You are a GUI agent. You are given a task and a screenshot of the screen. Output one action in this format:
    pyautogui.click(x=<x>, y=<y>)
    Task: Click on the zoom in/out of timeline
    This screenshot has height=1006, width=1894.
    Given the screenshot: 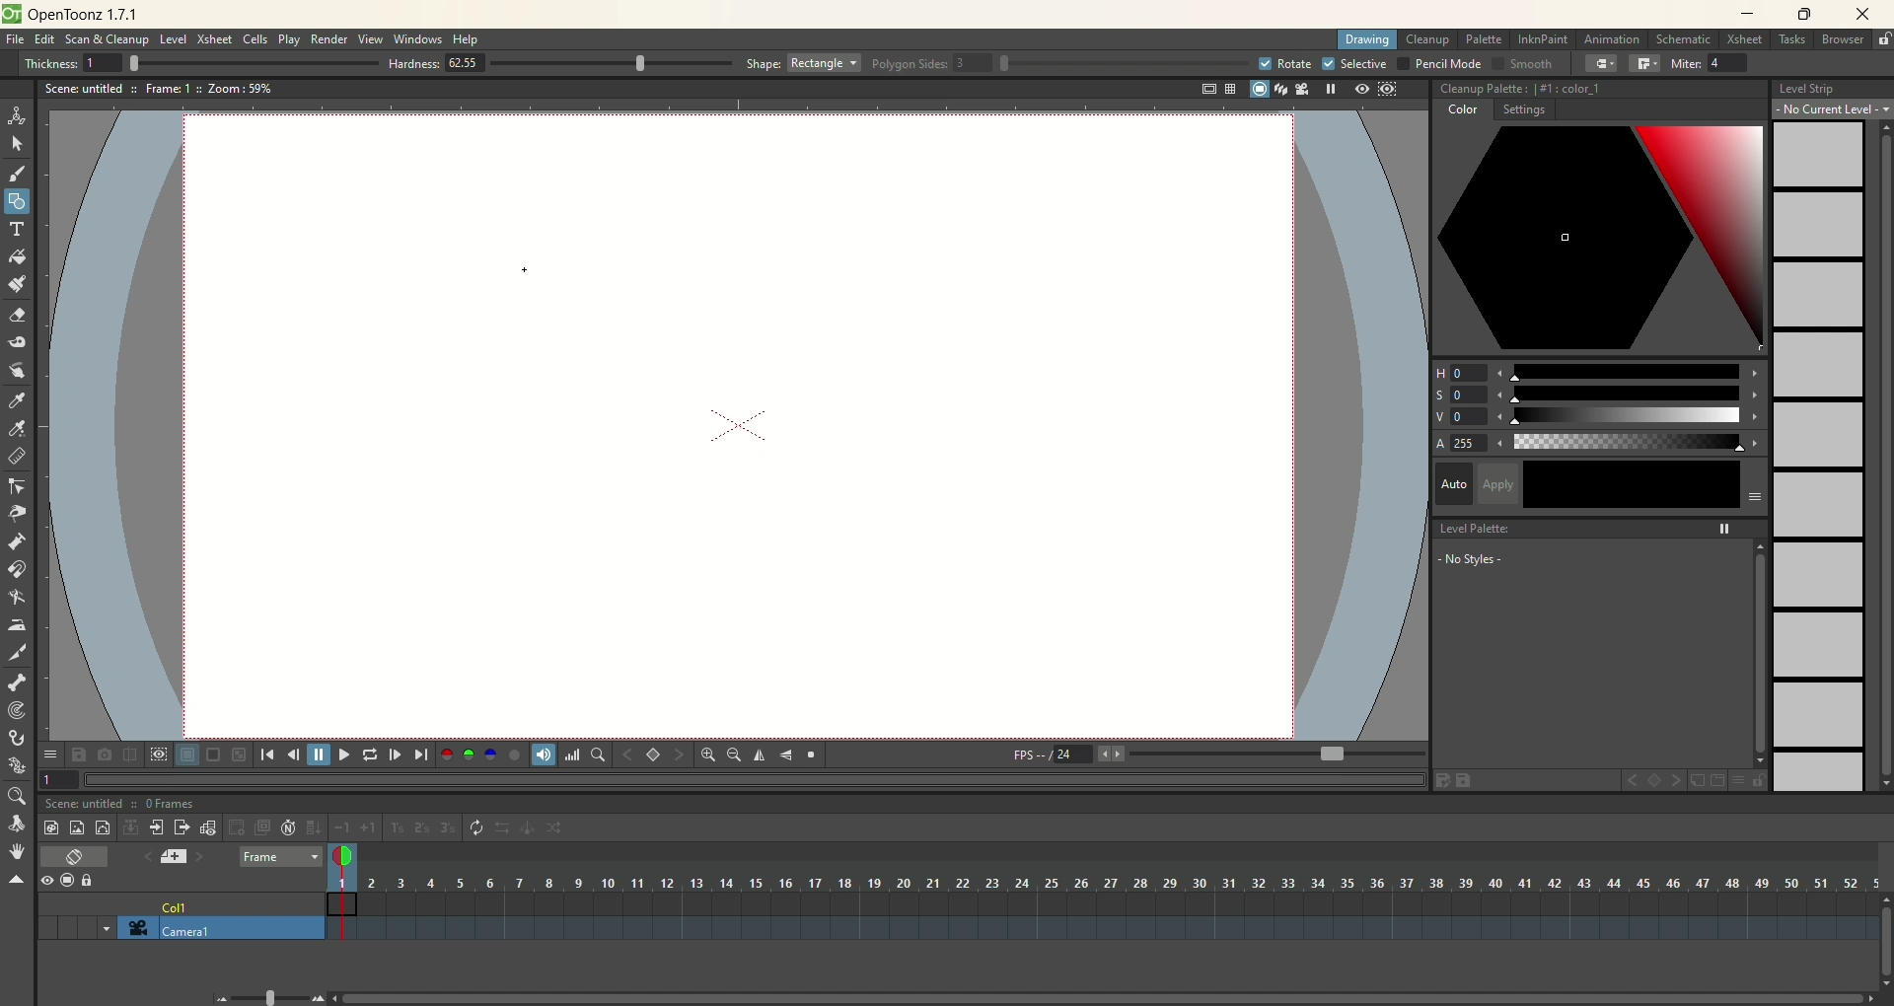 What is the action you would take?
    pyautogui.click(x=269, y=996)
    